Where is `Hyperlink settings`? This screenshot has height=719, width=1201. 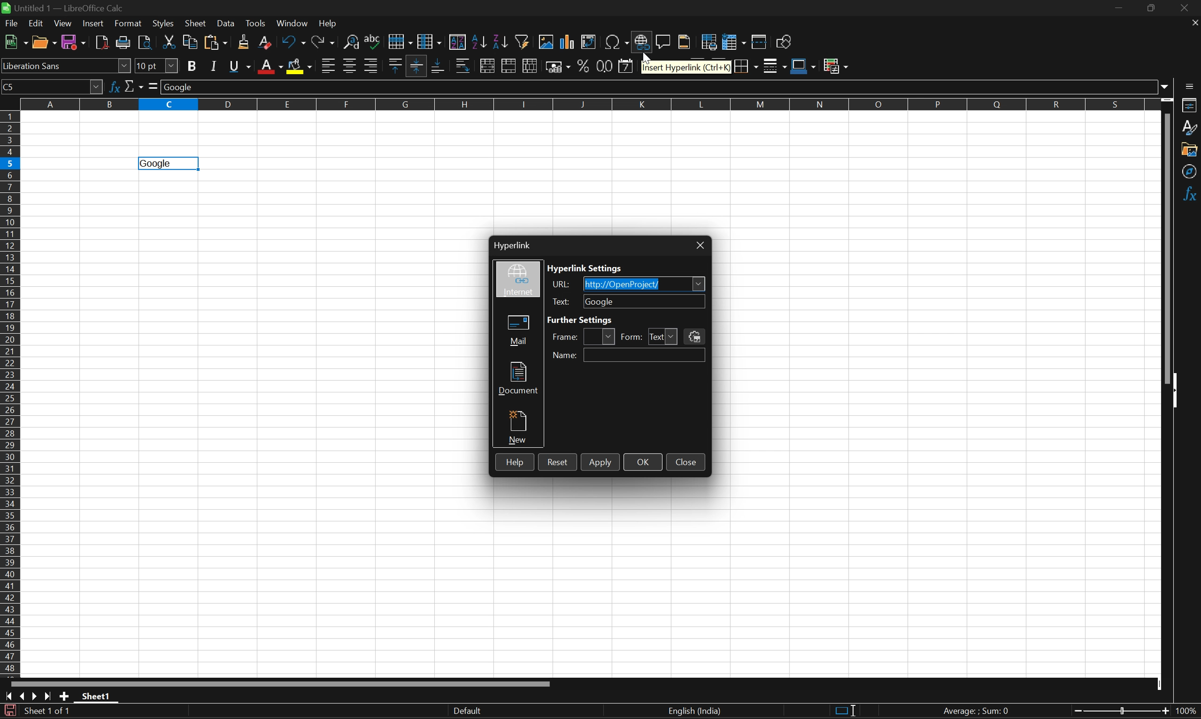
Hyperlink settings is located at coordinates (585, 269).